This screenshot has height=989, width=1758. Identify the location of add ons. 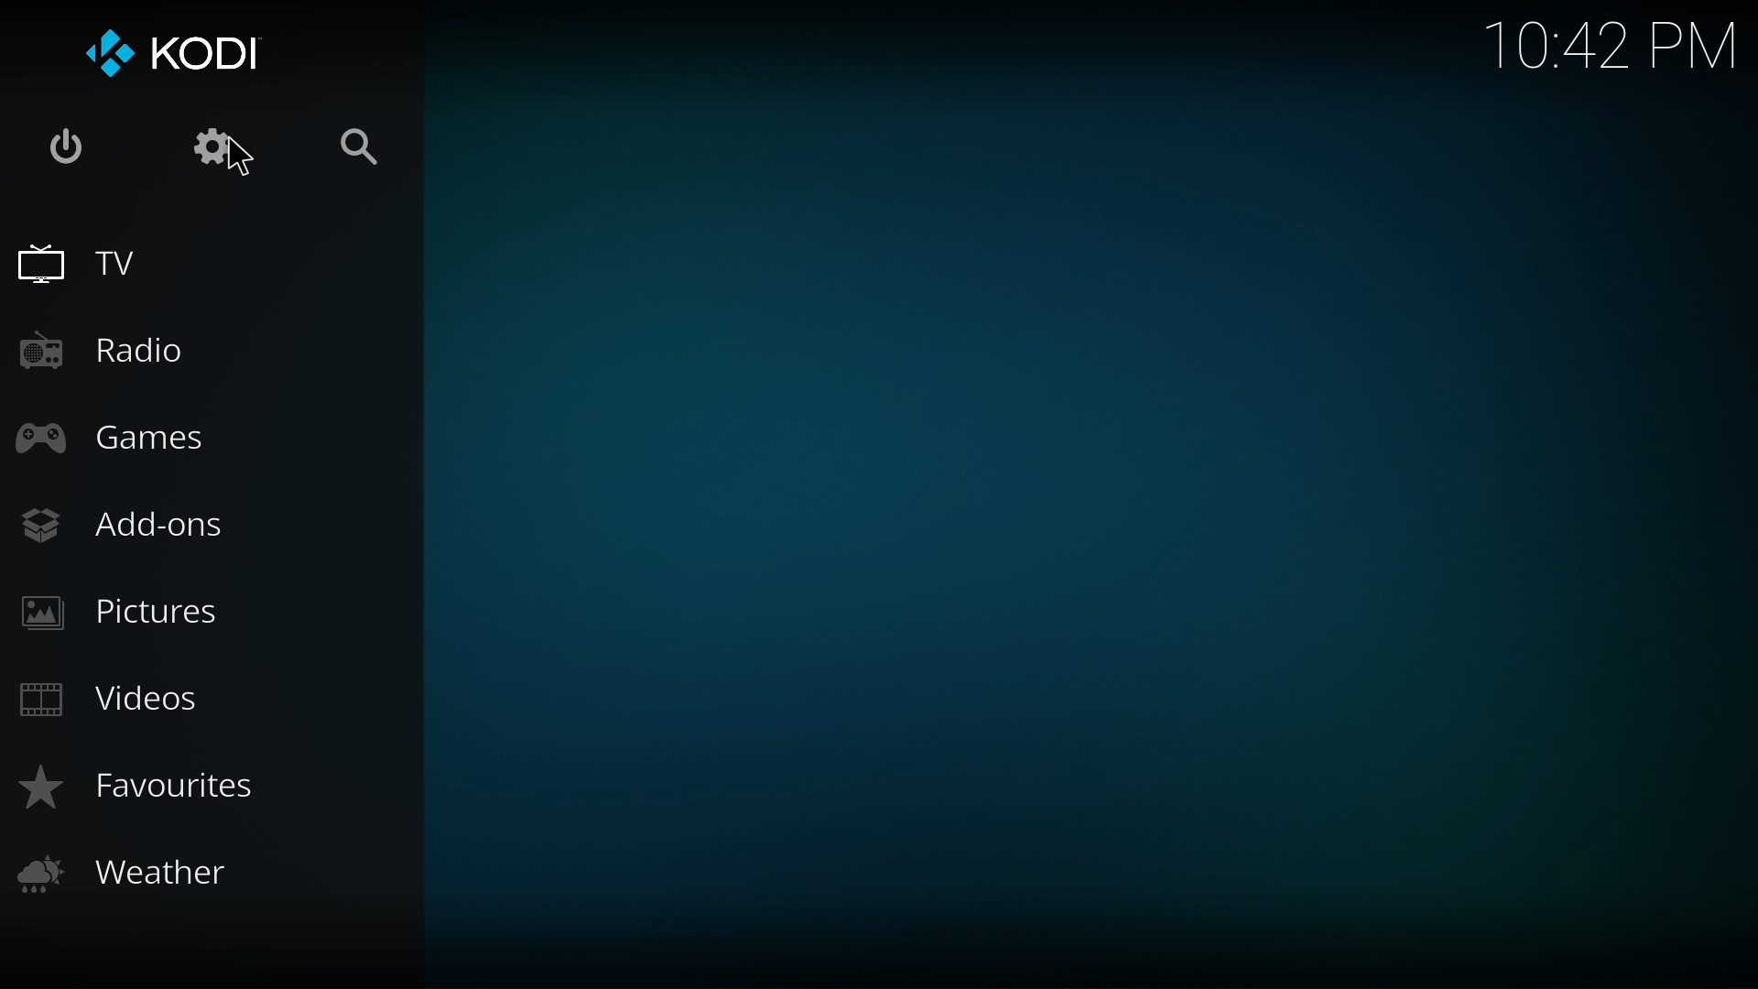
(127, 528).